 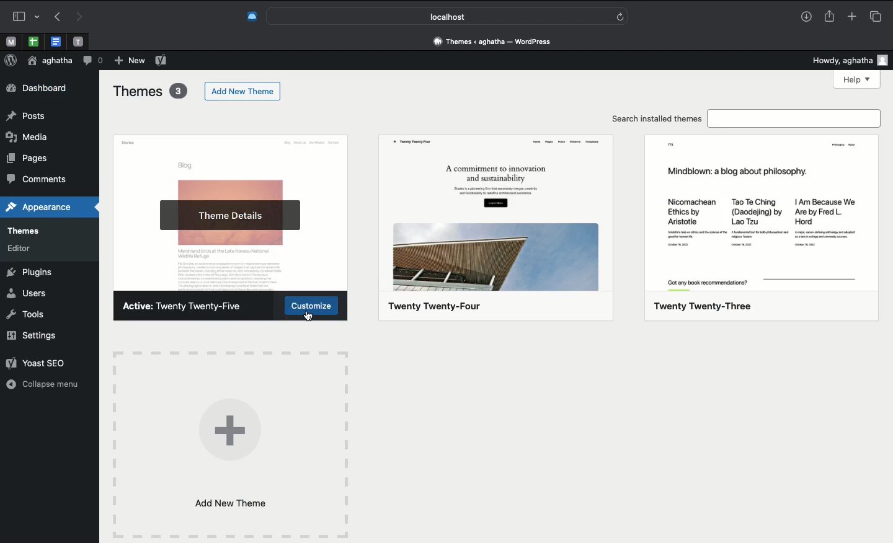 What do you see at coordinates (150, 92) in the screenshot?
I see `Themes` at bounding box center [150, 92].